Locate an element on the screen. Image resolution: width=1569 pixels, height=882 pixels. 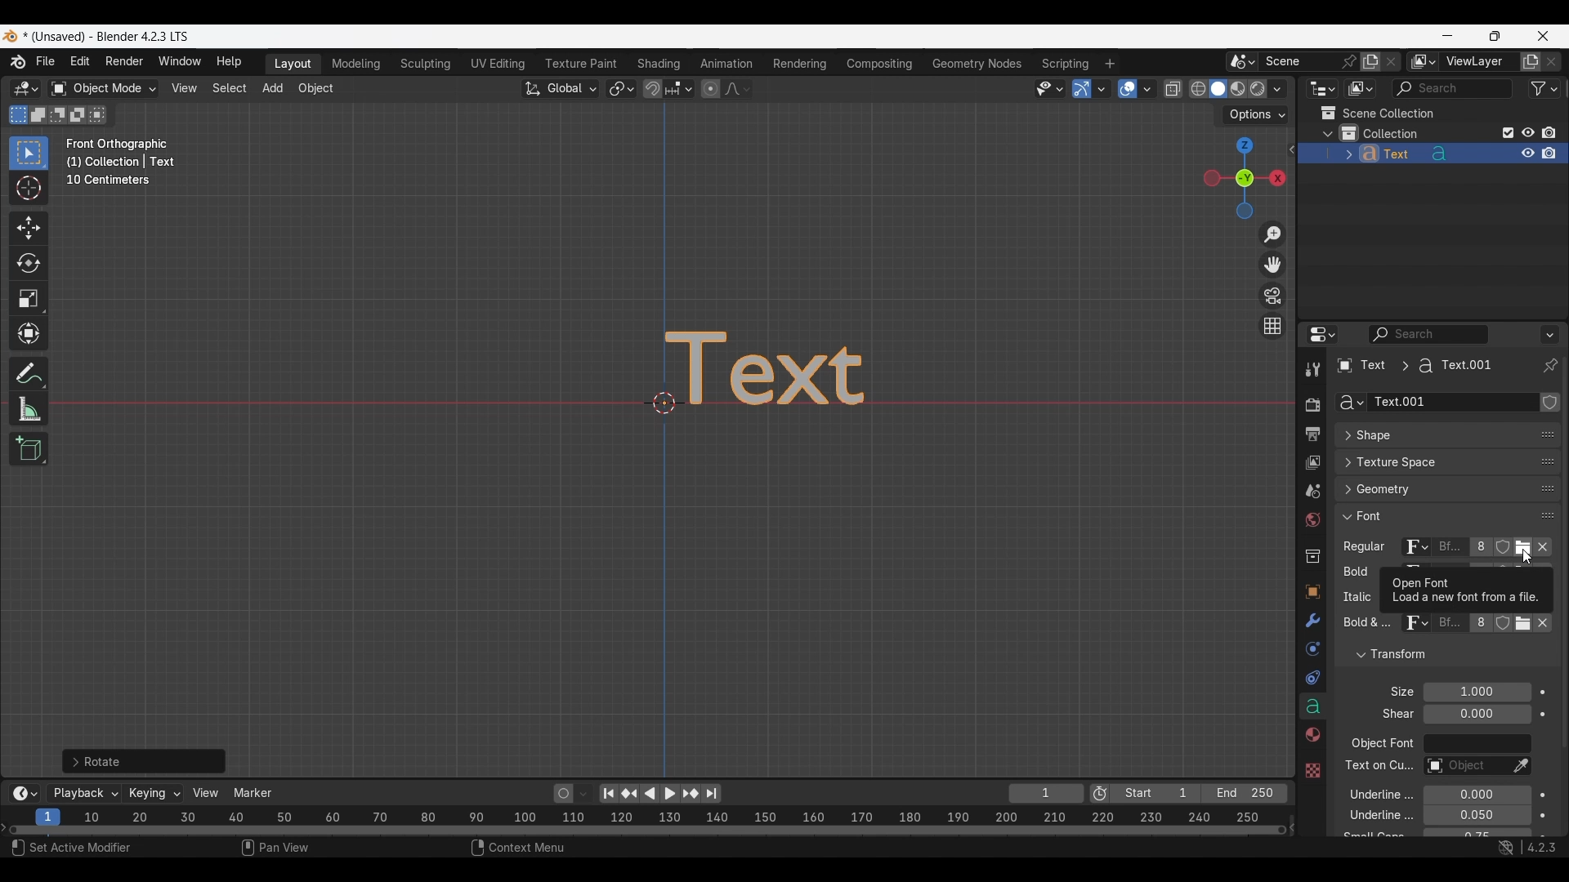
More options is located at coordinates (23, 794).